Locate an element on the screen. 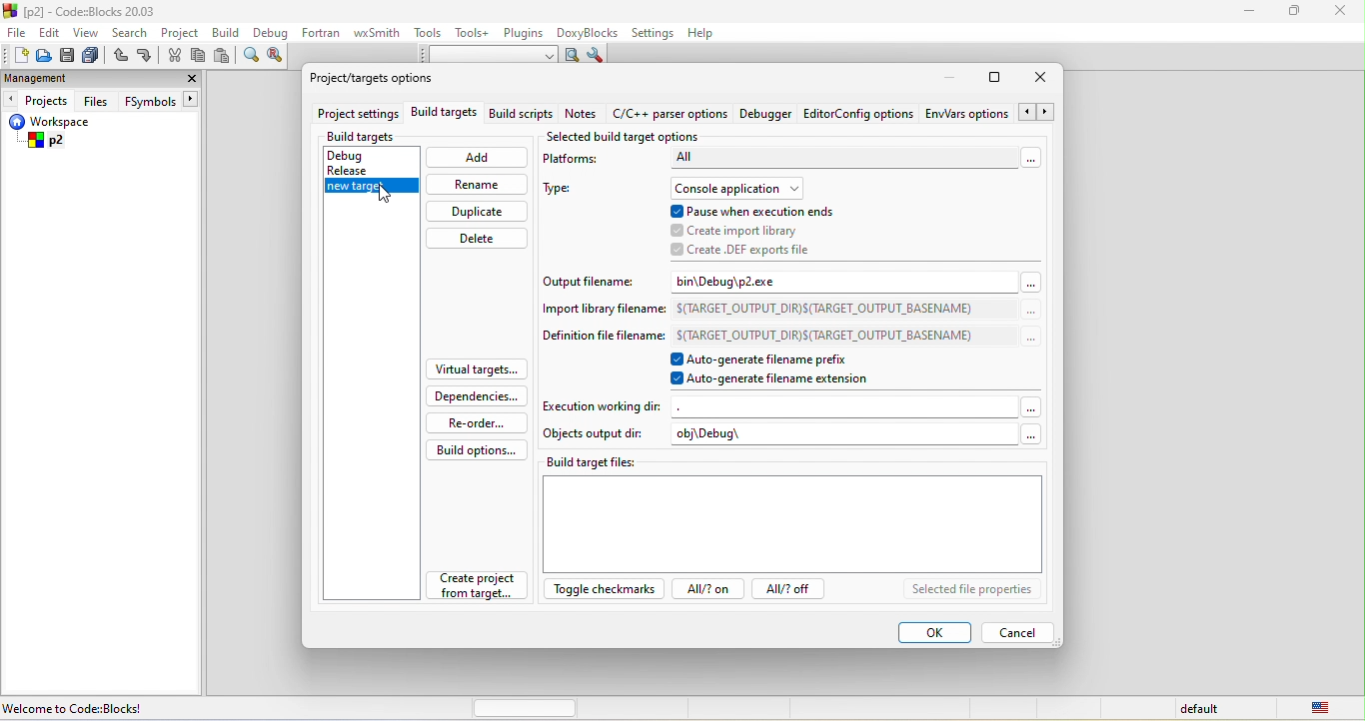 The width and height of the screenshot is (1365, 721). obj\debug\ is located at coordinates (856, 436).